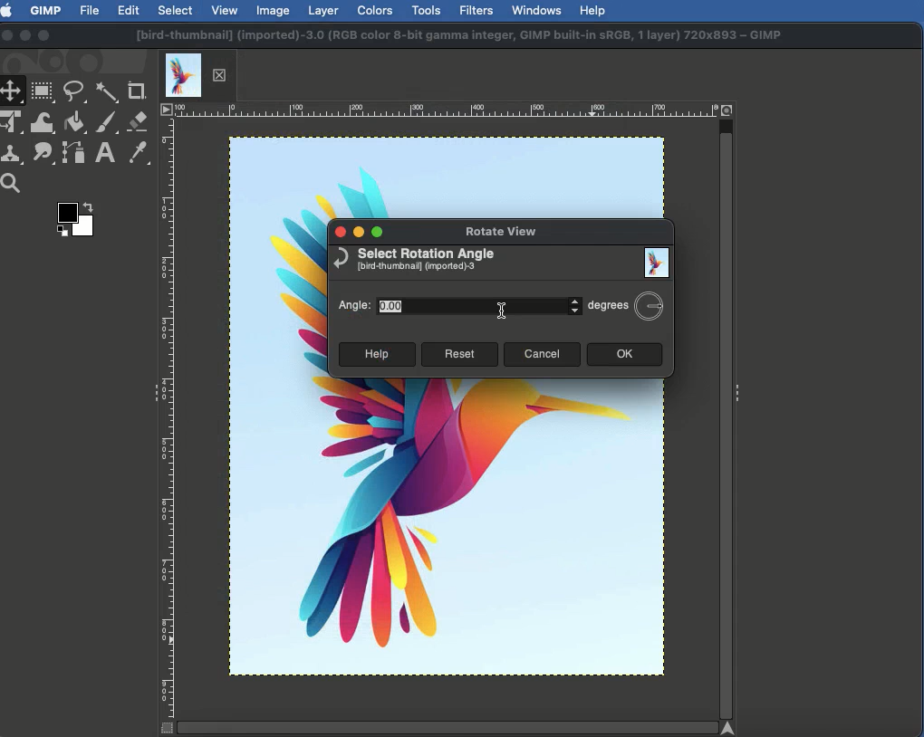 Image resolution: width=924 pixels, height=737 pixels. I want to click on Windows, so click(535, 10).